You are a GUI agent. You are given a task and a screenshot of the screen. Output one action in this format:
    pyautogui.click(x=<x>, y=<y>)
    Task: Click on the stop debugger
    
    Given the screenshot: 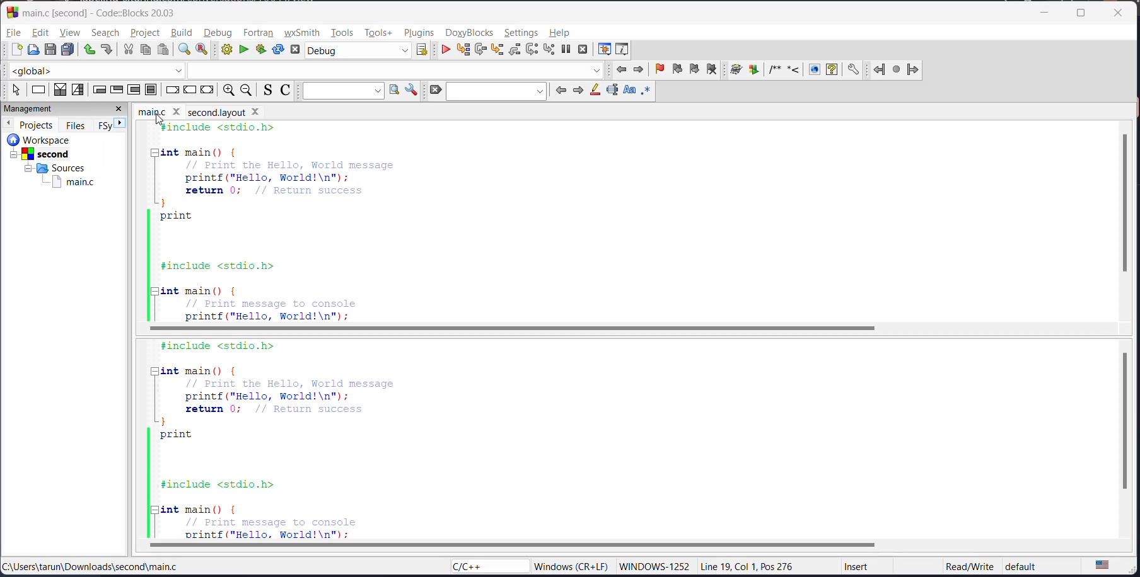 What is the action you would take?
    pyautogui.click(x=584, y=51)
    